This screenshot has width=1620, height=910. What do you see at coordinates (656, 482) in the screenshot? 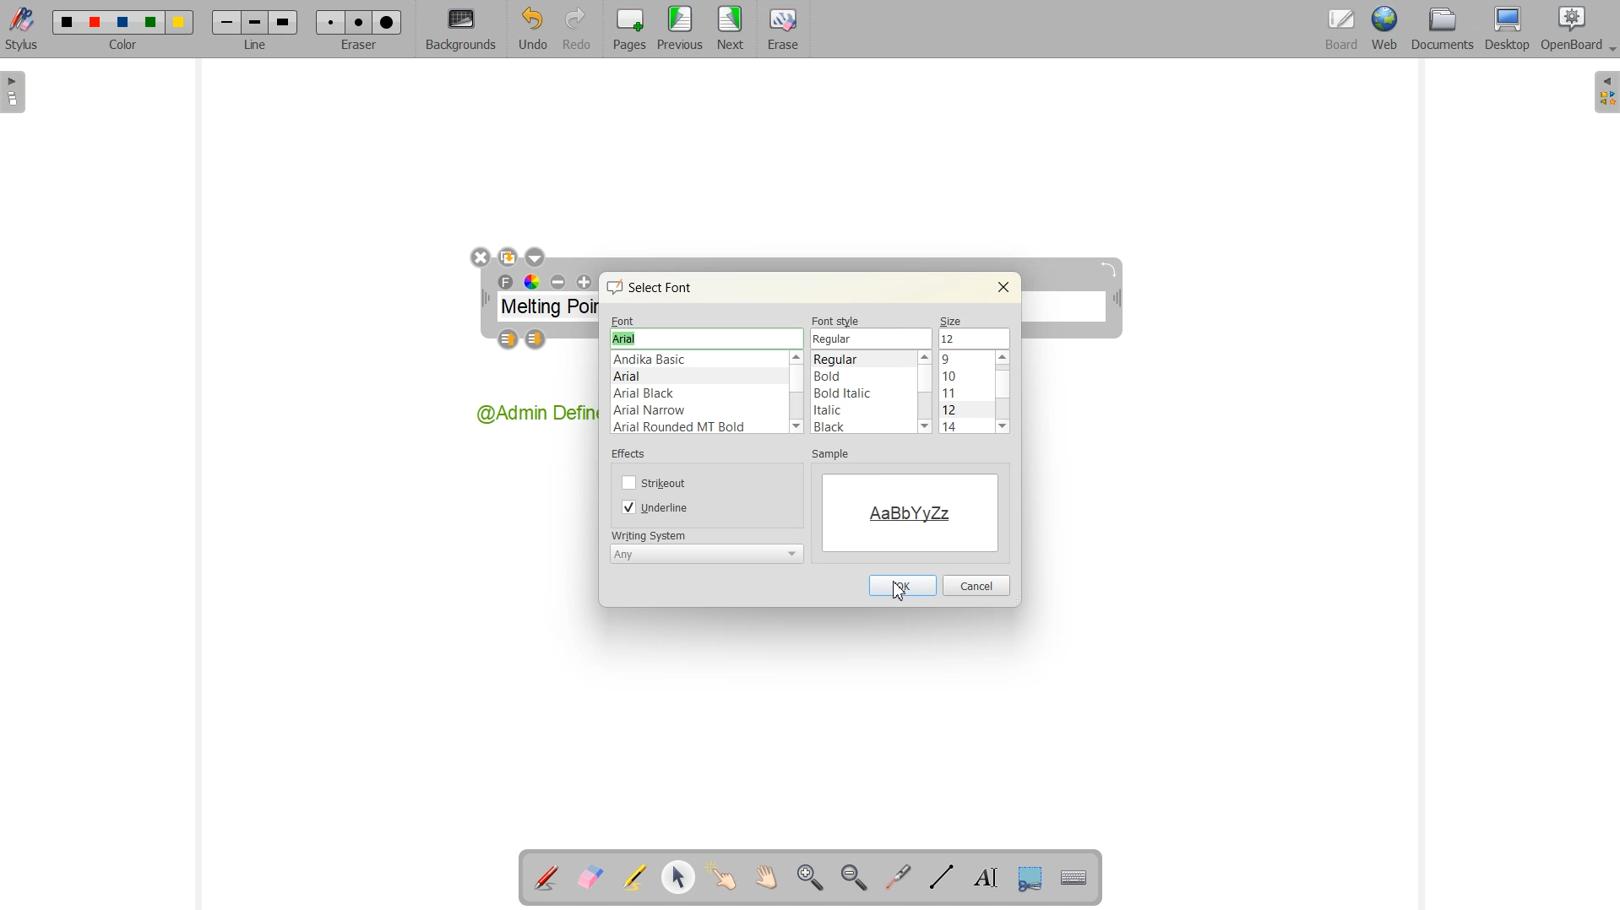
I see `Strikeout` at bounding box center [656, 482].